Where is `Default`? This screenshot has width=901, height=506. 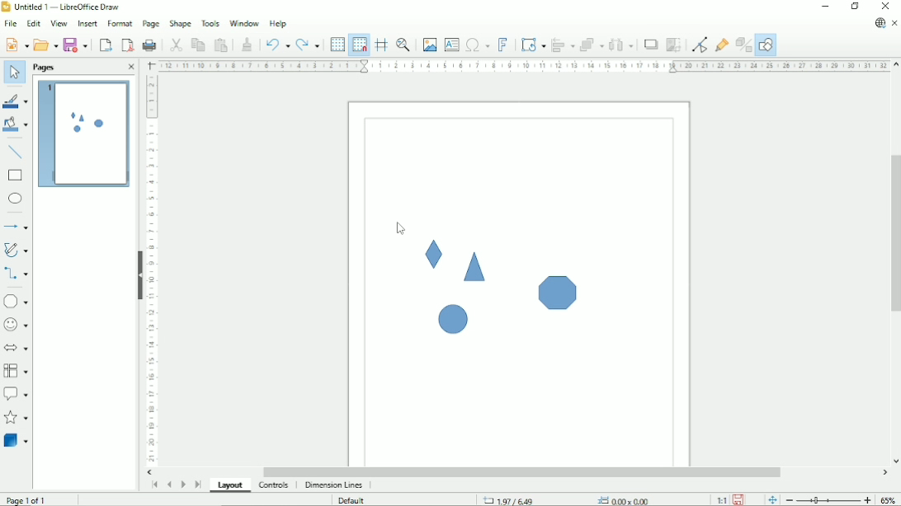
Default is located at coordinates (354, 499).